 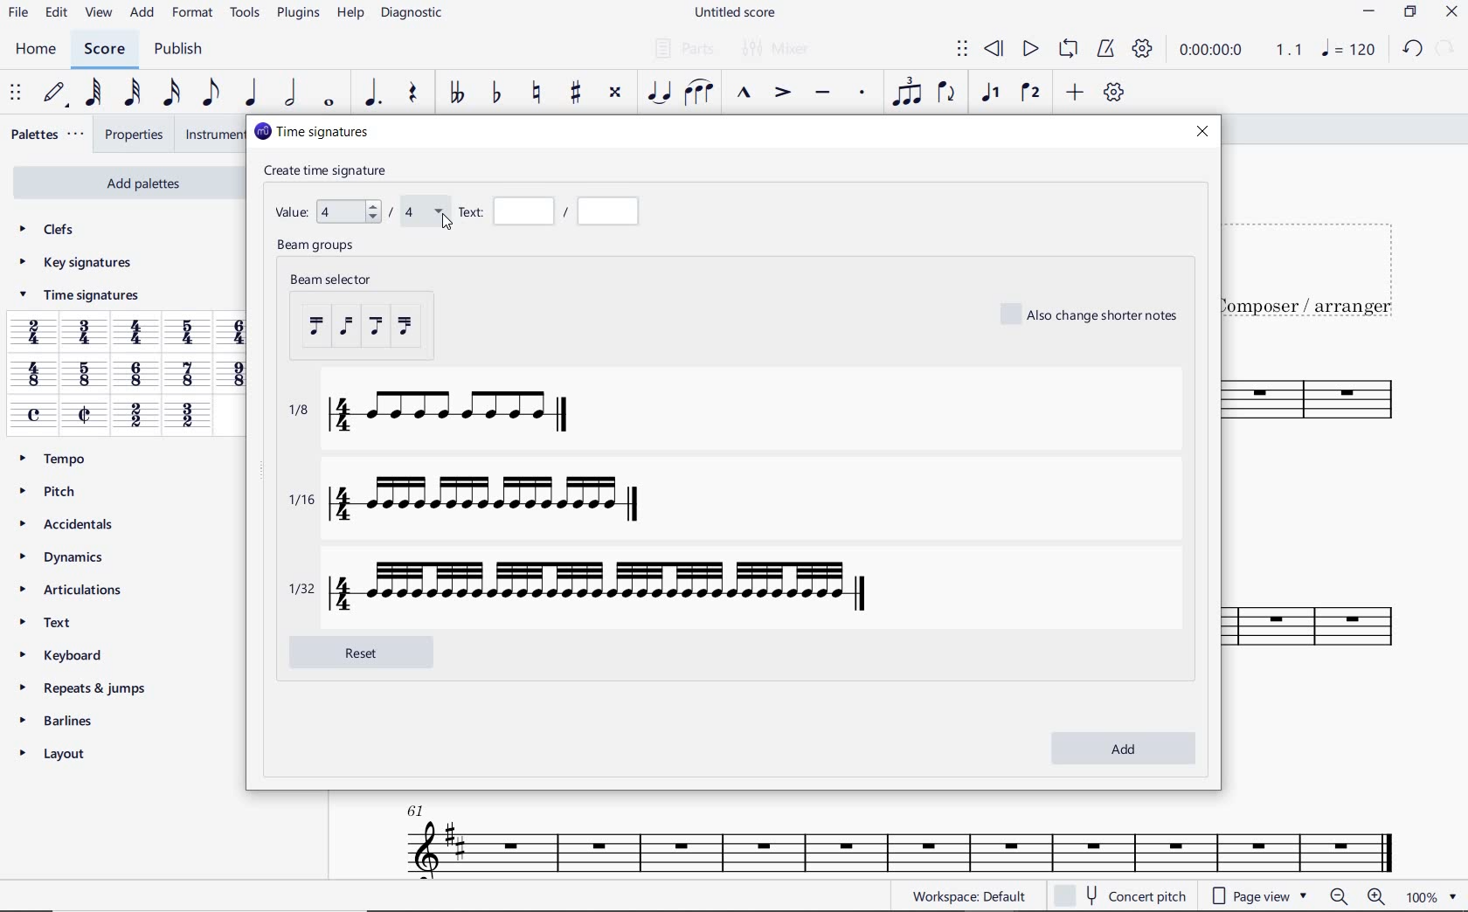 What do you see at coordinates (1446, 47) in the screenshot?
I see `REDO` at bounding box center [1446, 47].